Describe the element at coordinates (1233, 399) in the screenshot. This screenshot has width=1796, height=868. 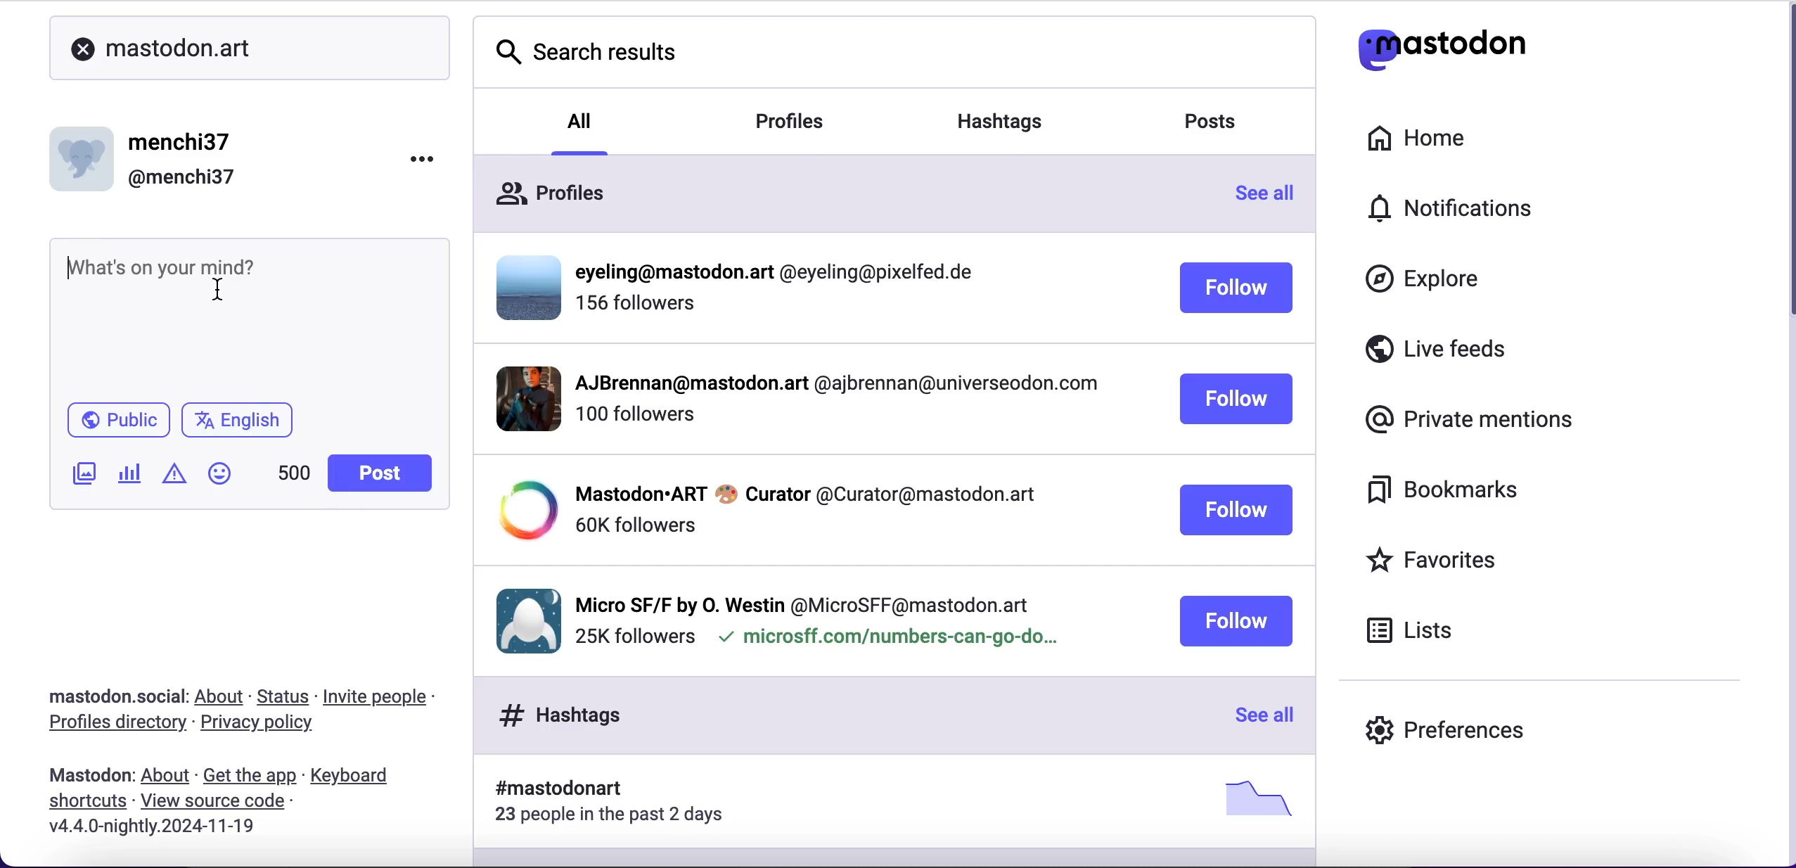
I see `follow` at that location.